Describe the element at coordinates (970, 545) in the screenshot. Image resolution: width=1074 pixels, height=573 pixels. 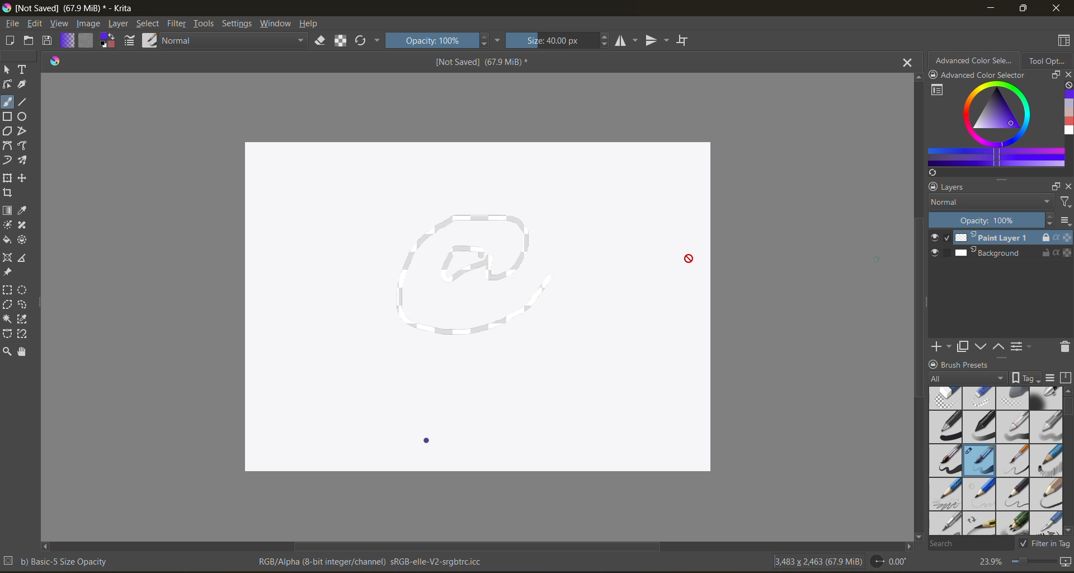
I see `search` at that location.